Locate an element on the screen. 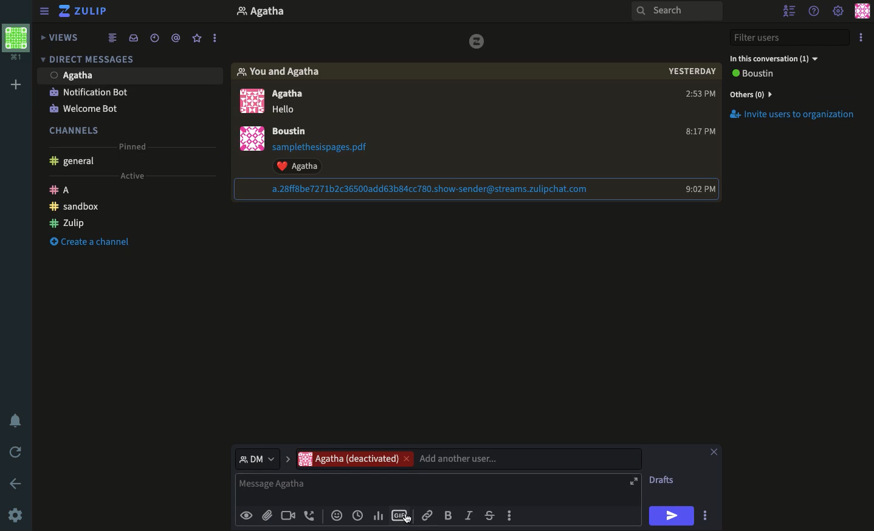  Profile is located at coordinates (261, 12).